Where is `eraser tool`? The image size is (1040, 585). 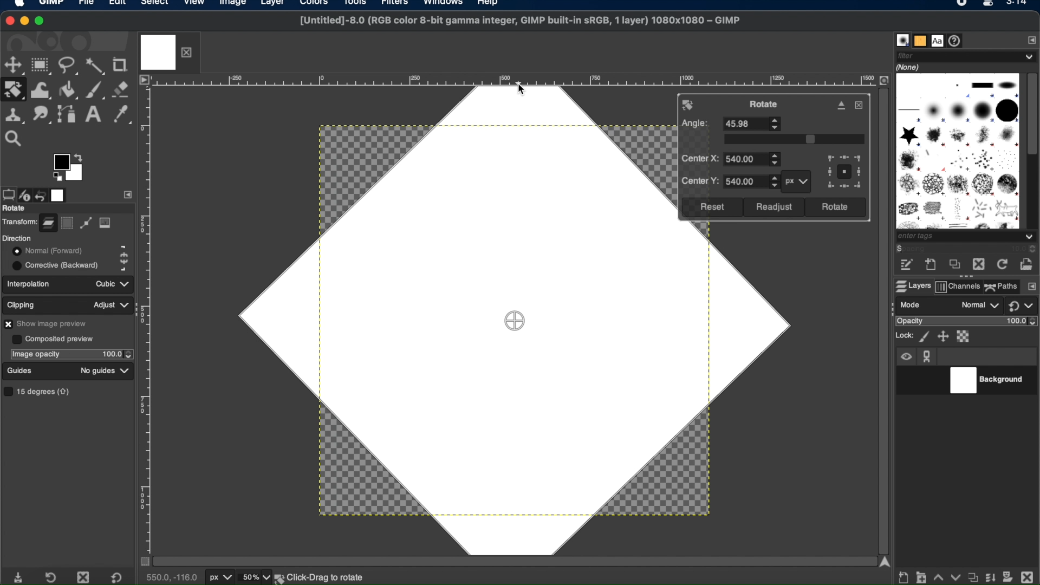
eraser tool is located at coordinates (122, 89).